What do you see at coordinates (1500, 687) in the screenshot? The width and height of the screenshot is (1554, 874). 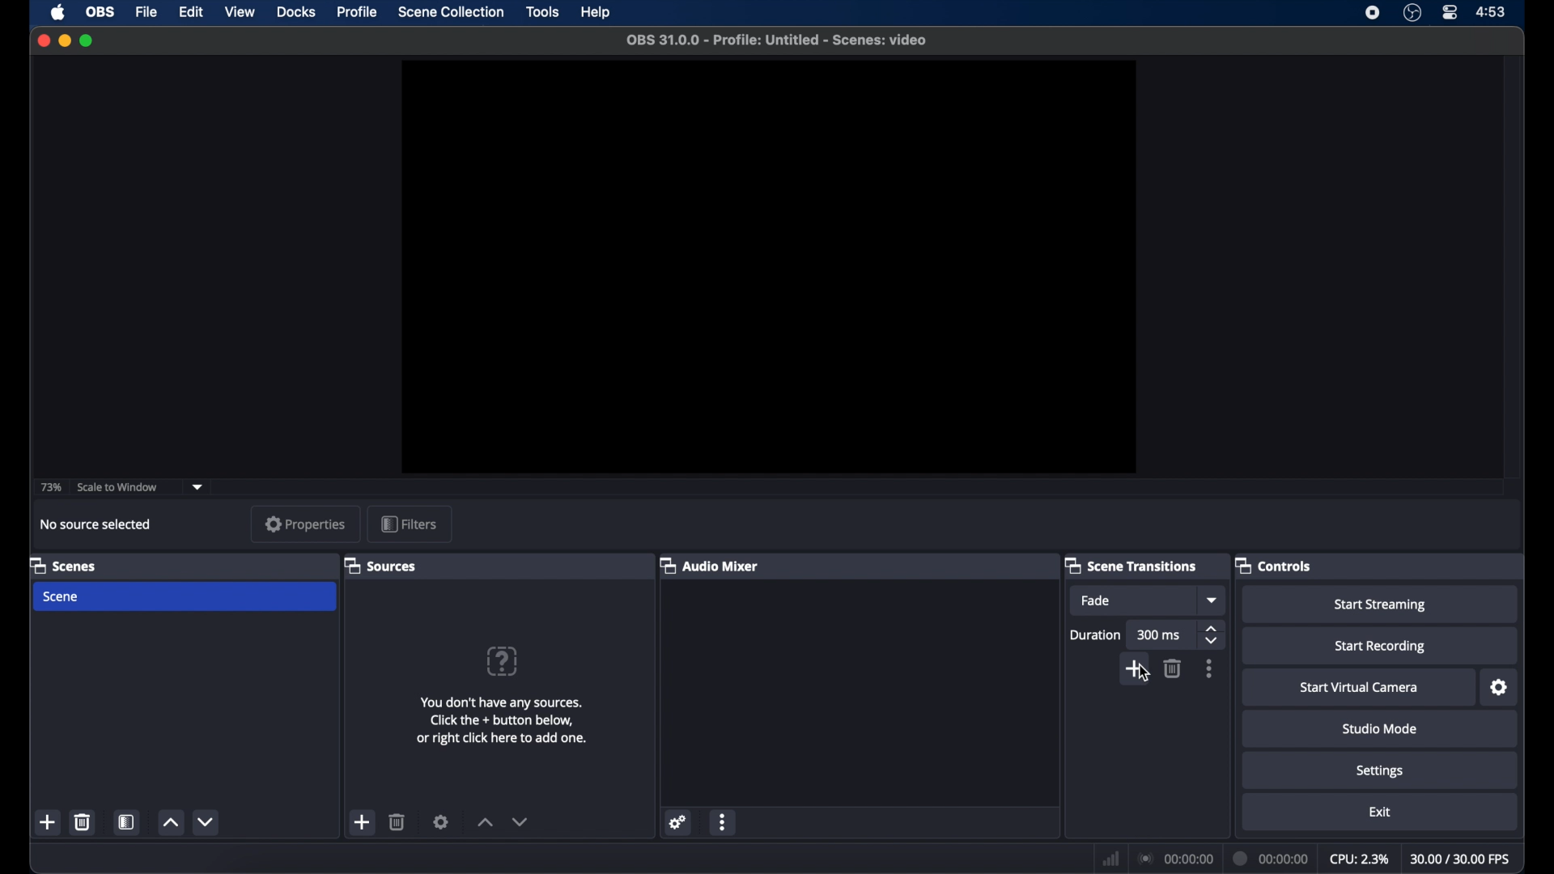 I see `settings` at bounding box center [1500, 687].